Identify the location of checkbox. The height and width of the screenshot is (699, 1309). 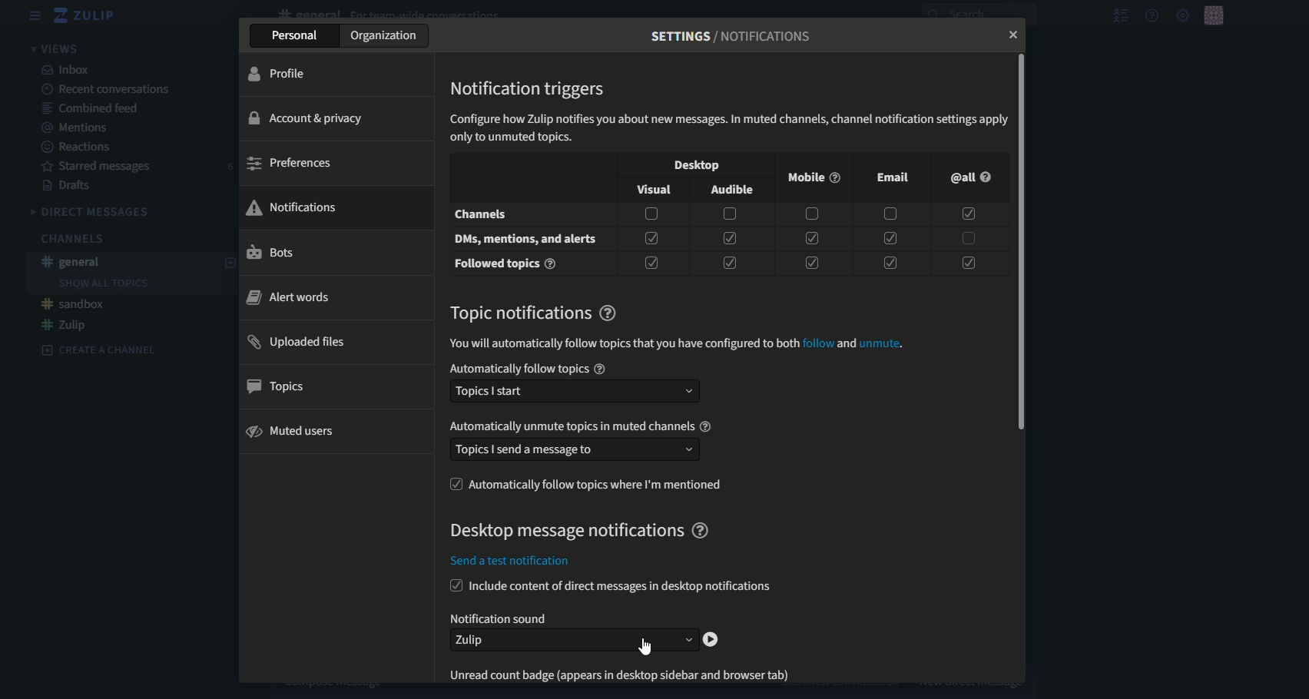
(653, 237).